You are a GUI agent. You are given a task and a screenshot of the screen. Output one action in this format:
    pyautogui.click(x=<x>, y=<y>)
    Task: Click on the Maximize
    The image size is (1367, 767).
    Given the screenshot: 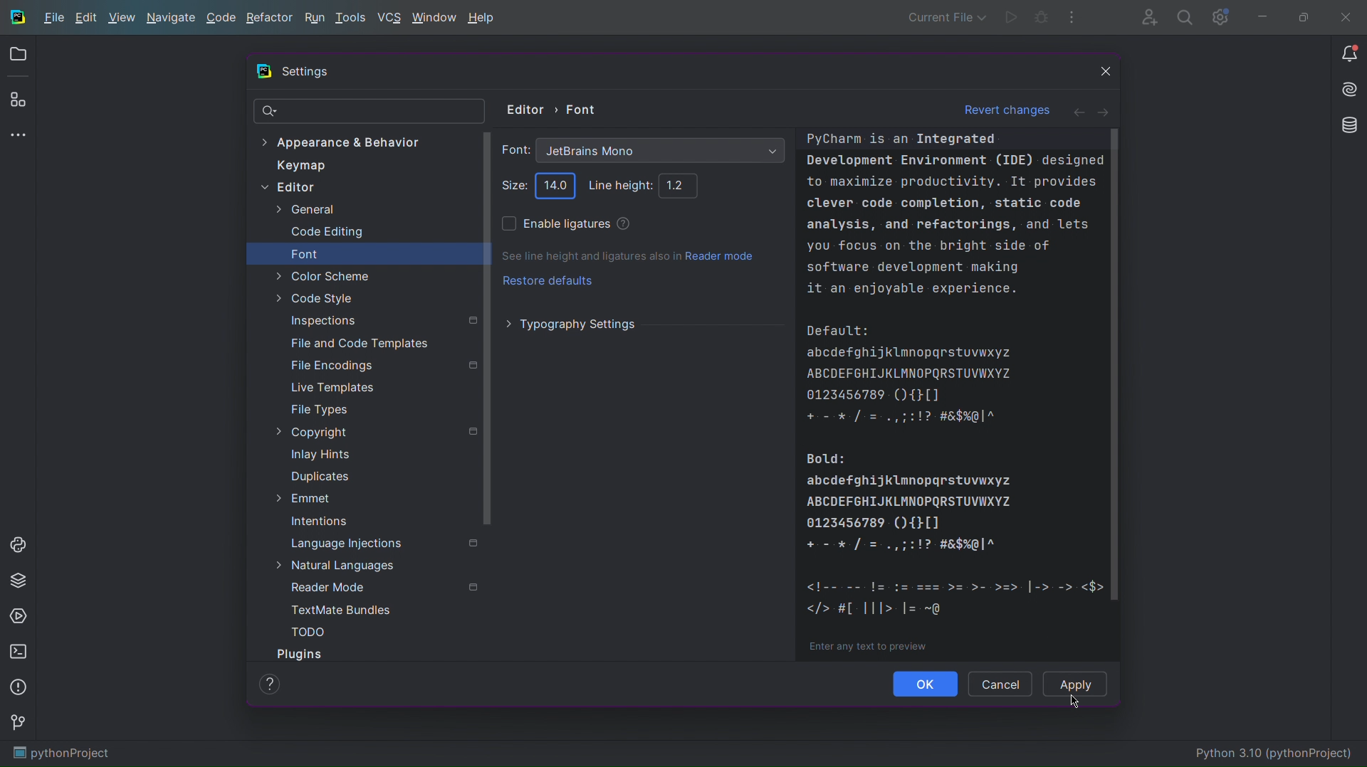 What is the action you would take?
    pyautogui.click(x=1300, y=17)
    